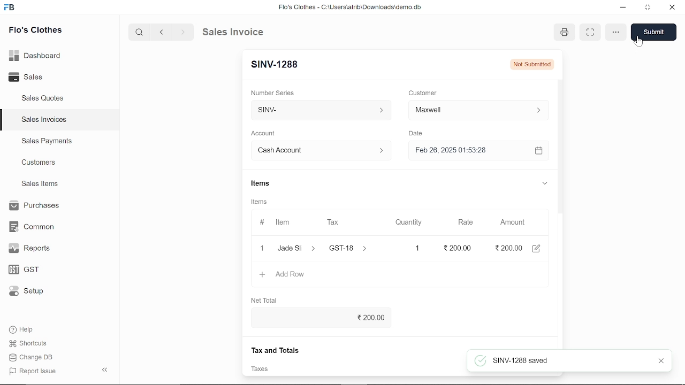  I want to click on | Report Issue:, so click(34, 371).